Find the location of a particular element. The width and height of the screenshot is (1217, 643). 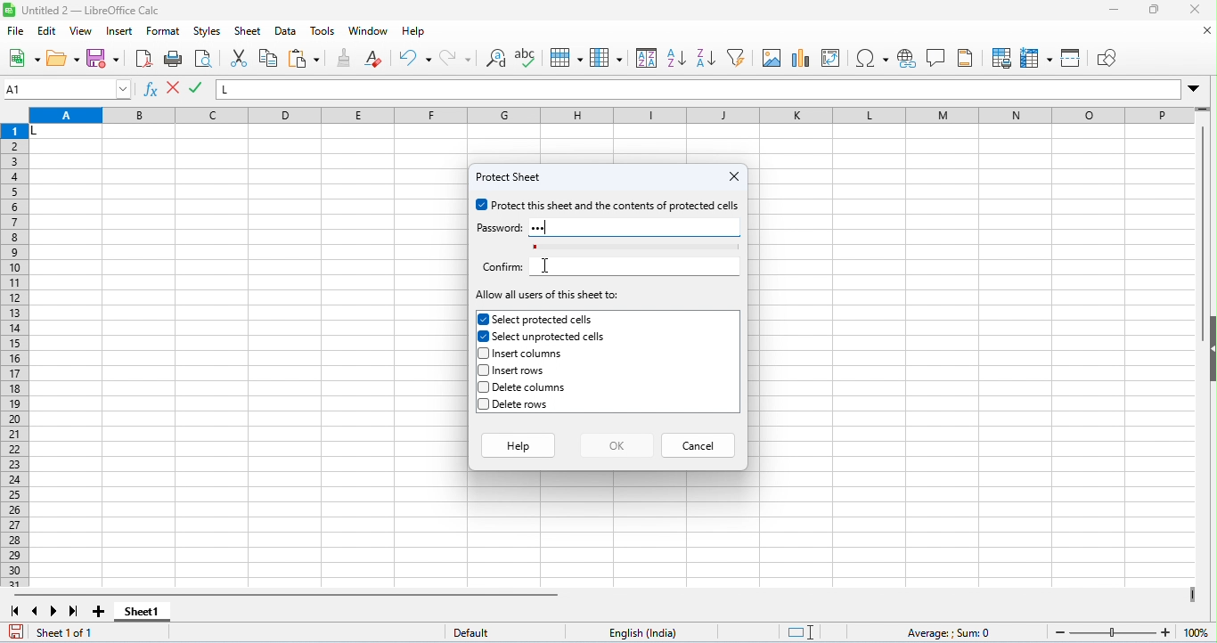

open is located at coordinates (63, 59).